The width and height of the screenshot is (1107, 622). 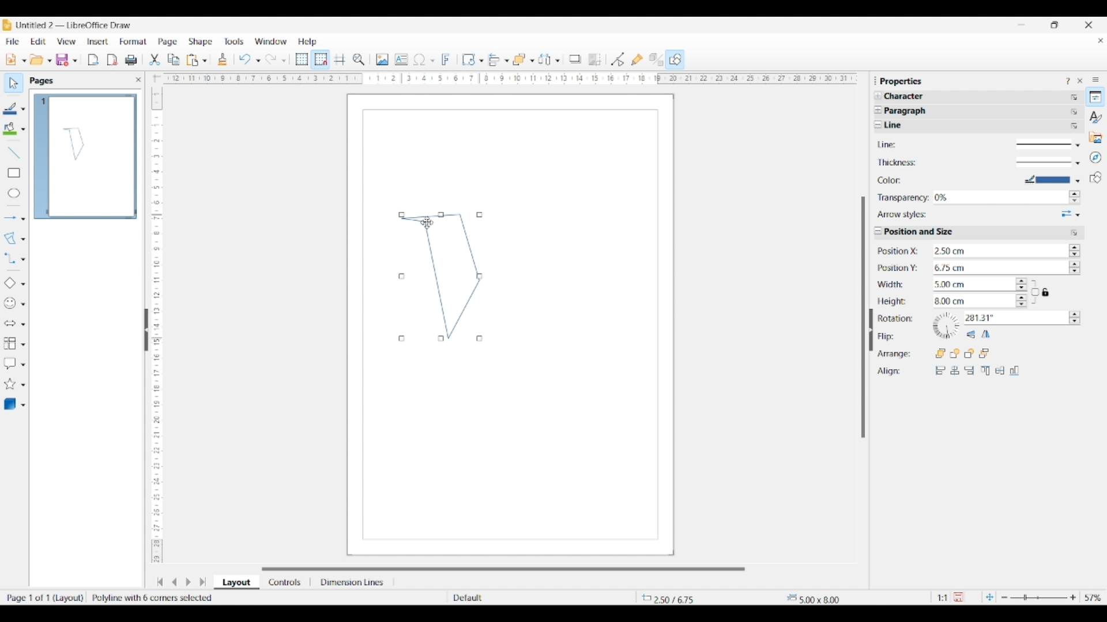 I want to click on New document format options, so click(x=24, y=60).